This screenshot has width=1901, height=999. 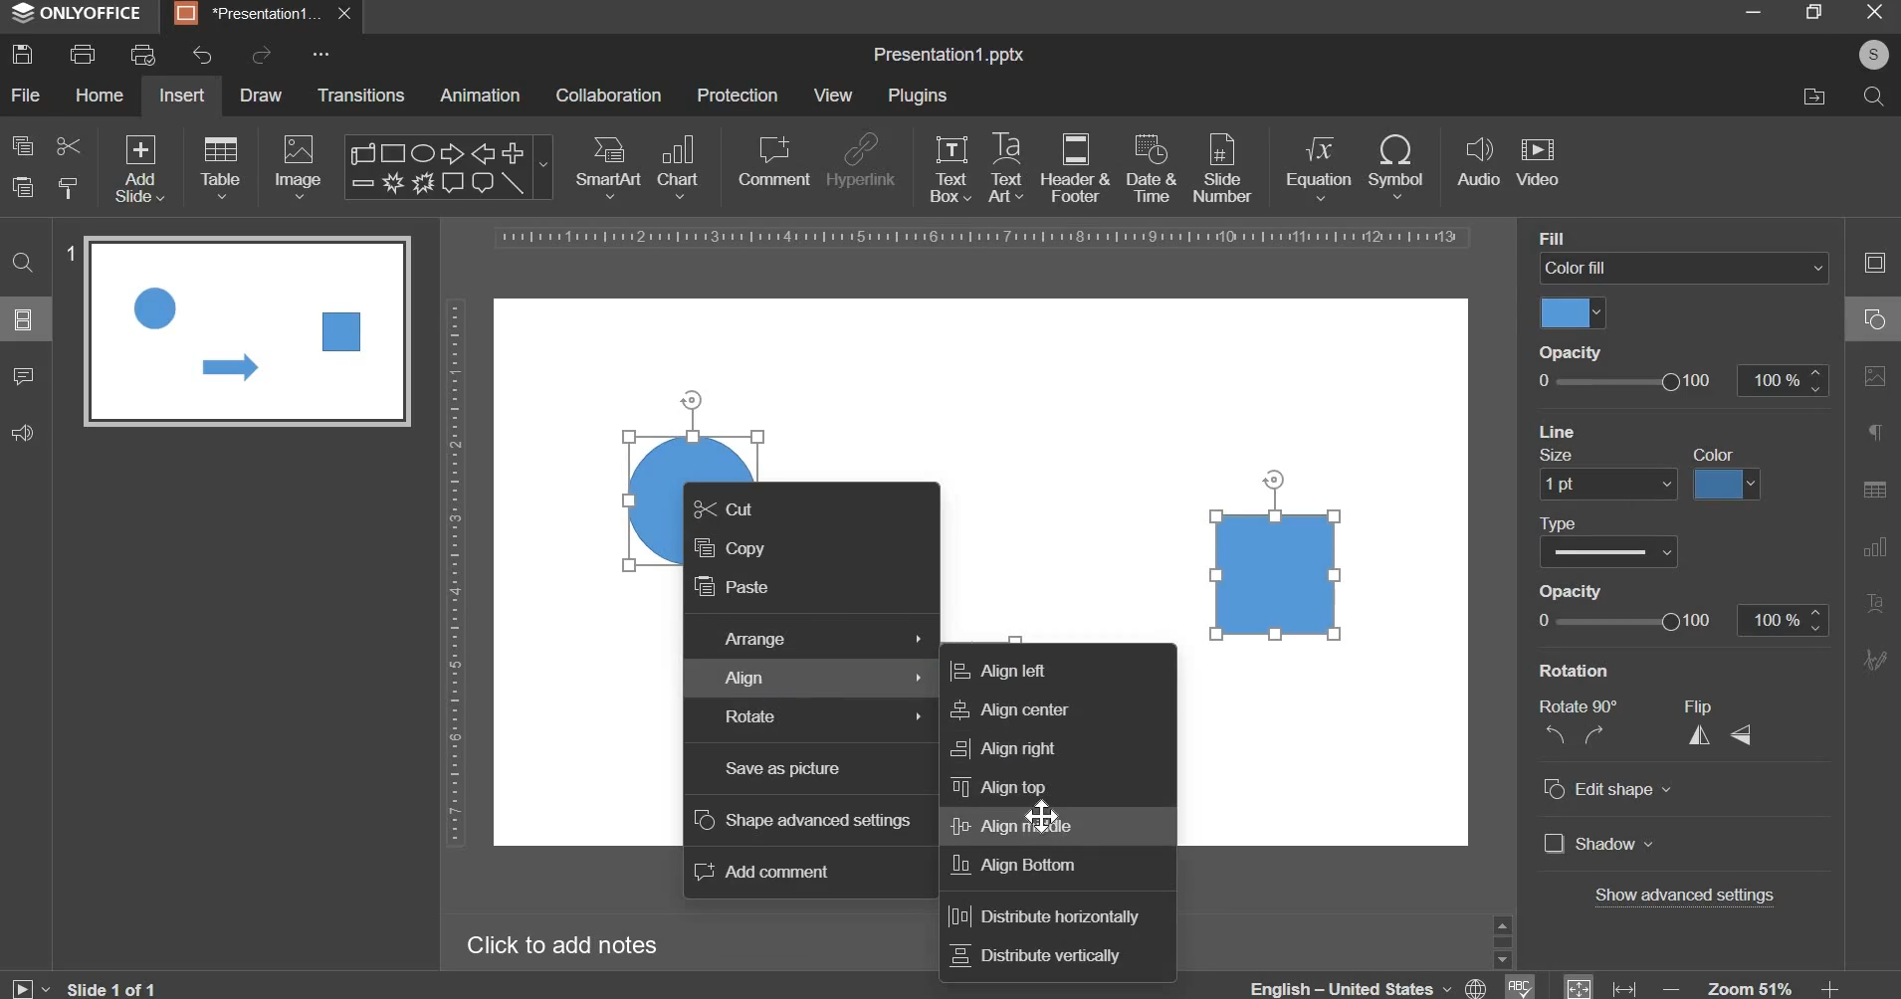 I want to click on shape, so click(x=446, y=167).